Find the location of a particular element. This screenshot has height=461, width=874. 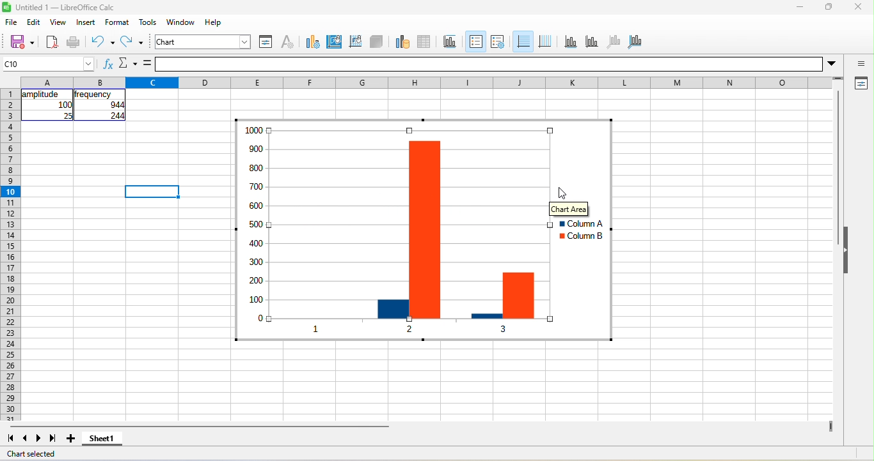

data table is located at coordinates (429, 40).